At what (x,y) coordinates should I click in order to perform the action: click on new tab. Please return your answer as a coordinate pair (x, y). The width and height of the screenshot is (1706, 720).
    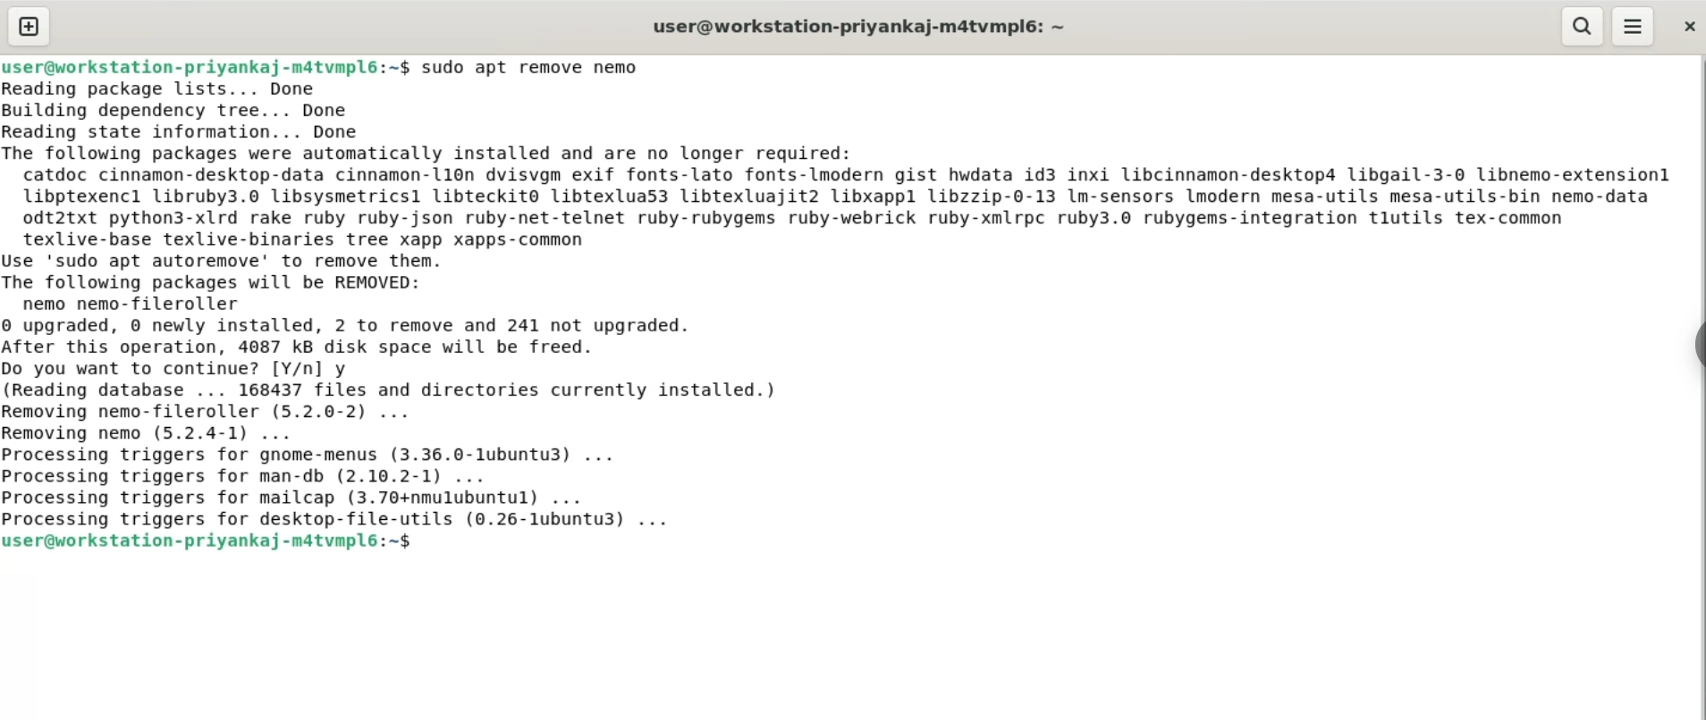
    Looking at the image, I should click on (26, 26).